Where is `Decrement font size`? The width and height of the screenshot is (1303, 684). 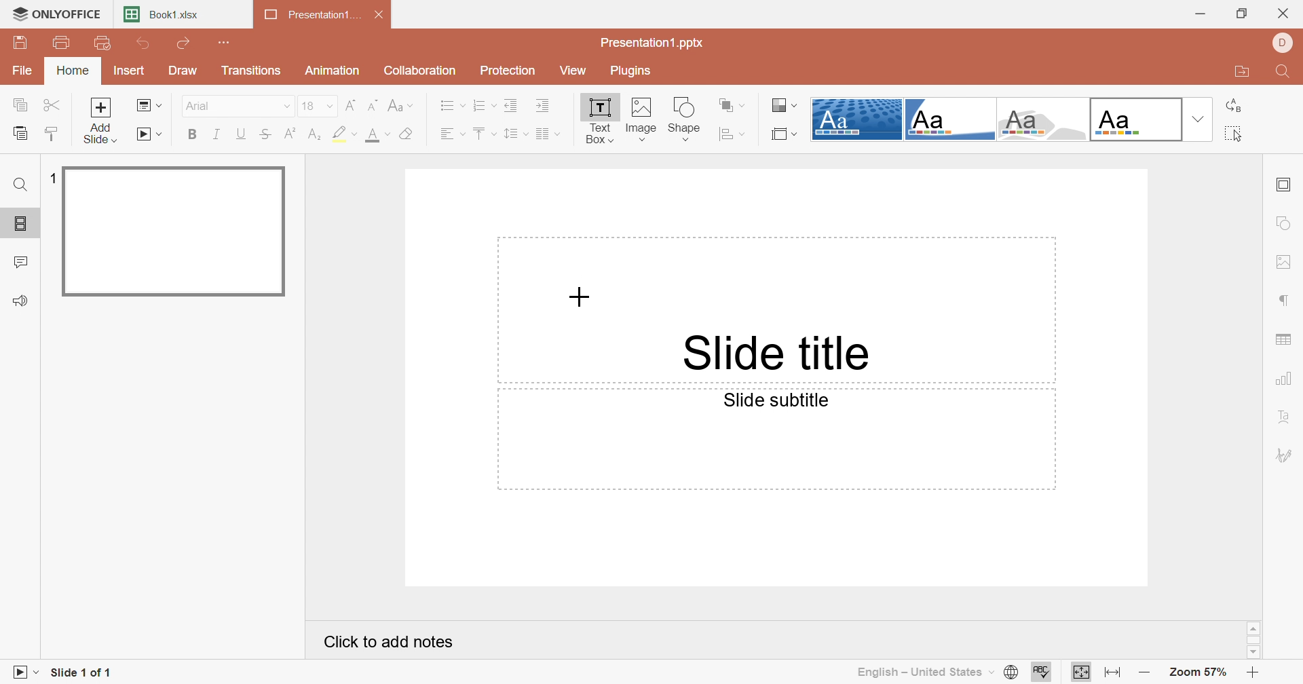 Decrement font size is located at coordinates (373, 104).